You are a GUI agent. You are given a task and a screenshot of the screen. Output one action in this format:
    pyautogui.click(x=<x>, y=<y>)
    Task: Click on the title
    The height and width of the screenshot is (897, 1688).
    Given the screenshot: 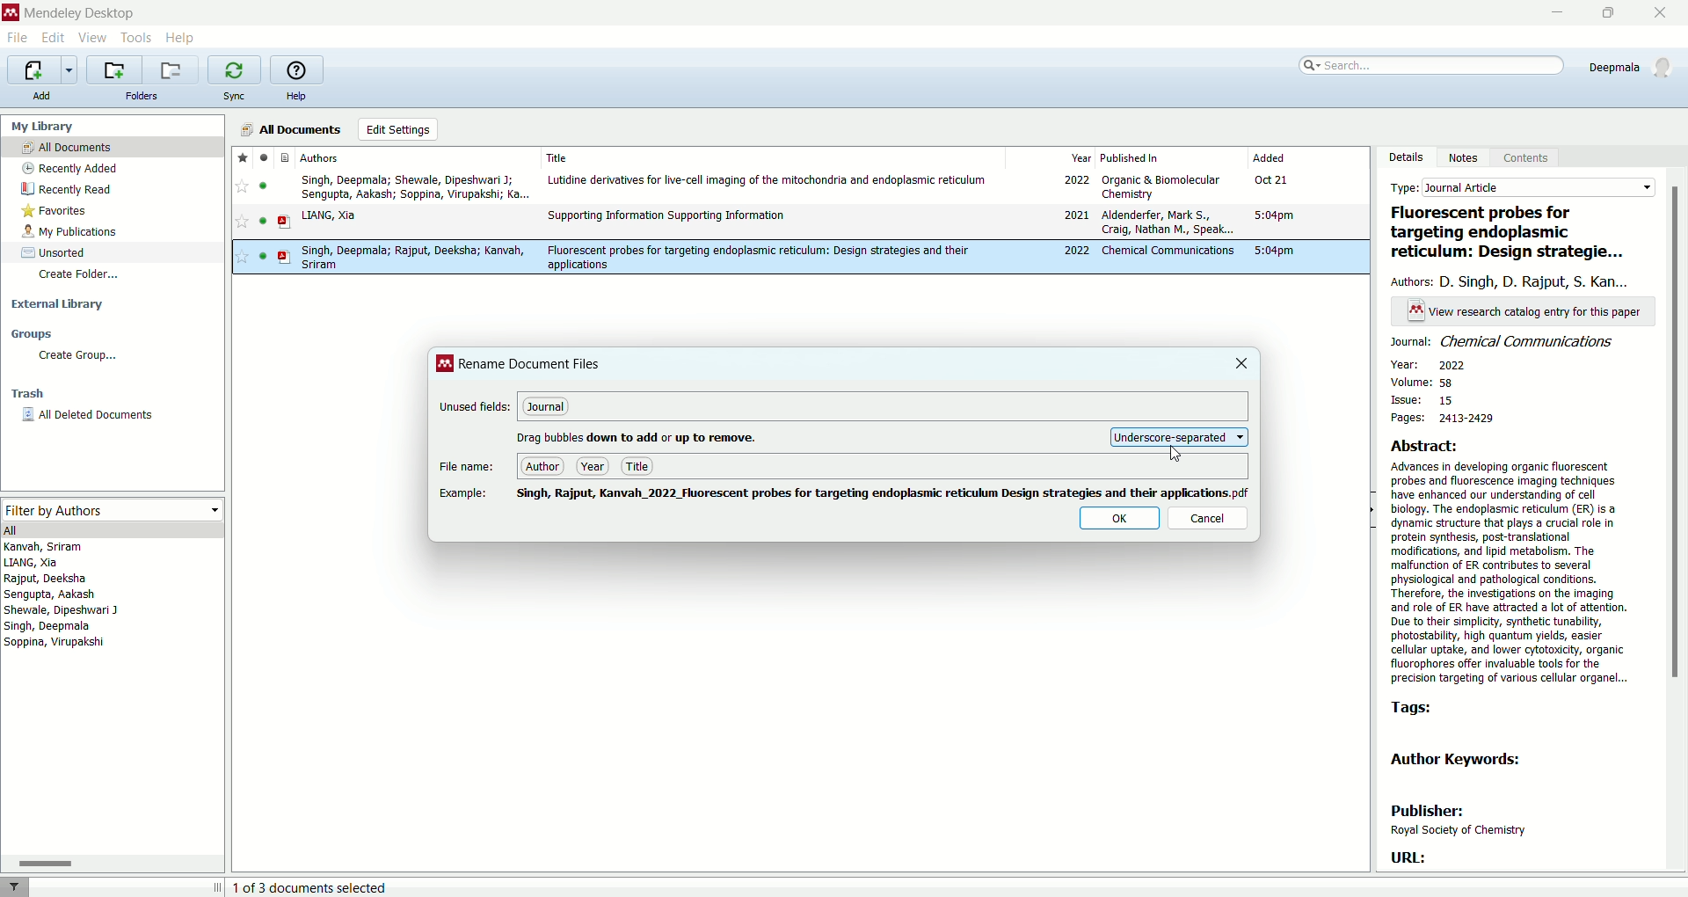 What is the action you would take?
    pyautogui.click(x=768, y=155)
    